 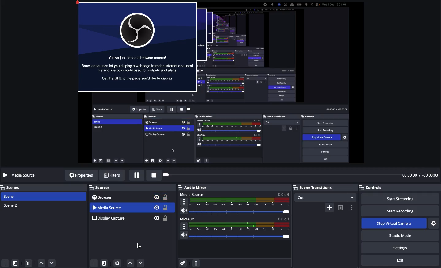 What do you see at coordinates (235, 210) in the screenshot?
I see `Volume` at bounding box center [235, 210].